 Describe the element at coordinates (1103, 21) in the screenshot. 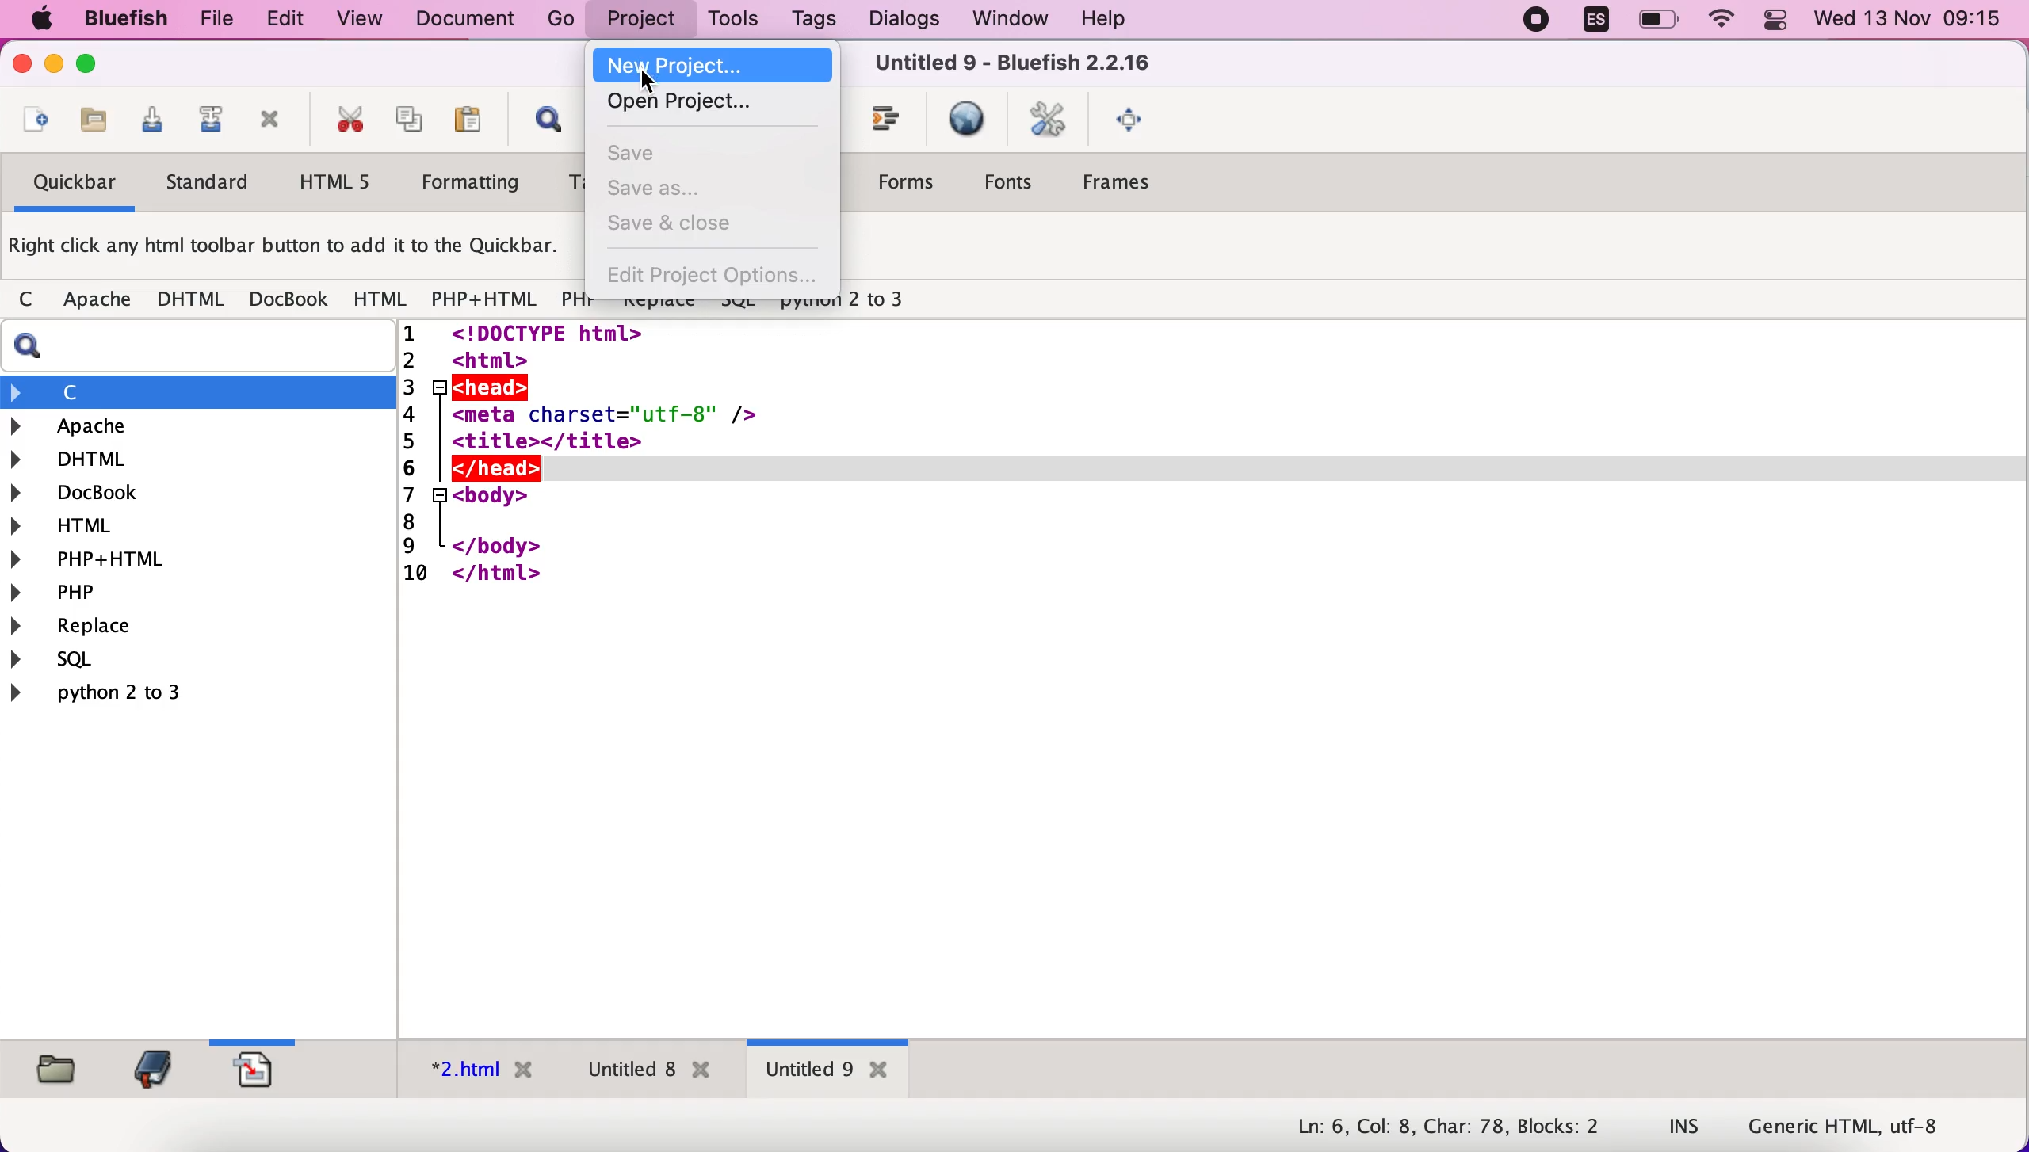

I see `help` at that location.